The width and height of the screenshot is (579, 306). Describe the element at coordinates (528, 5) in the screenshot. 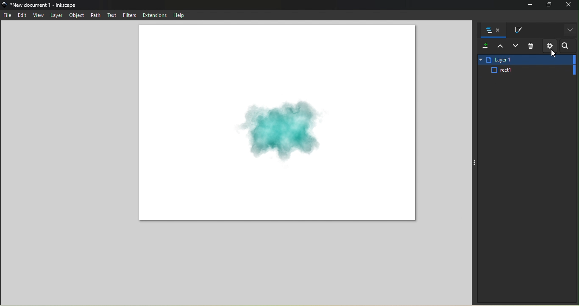

I see `Minimize` at that location.